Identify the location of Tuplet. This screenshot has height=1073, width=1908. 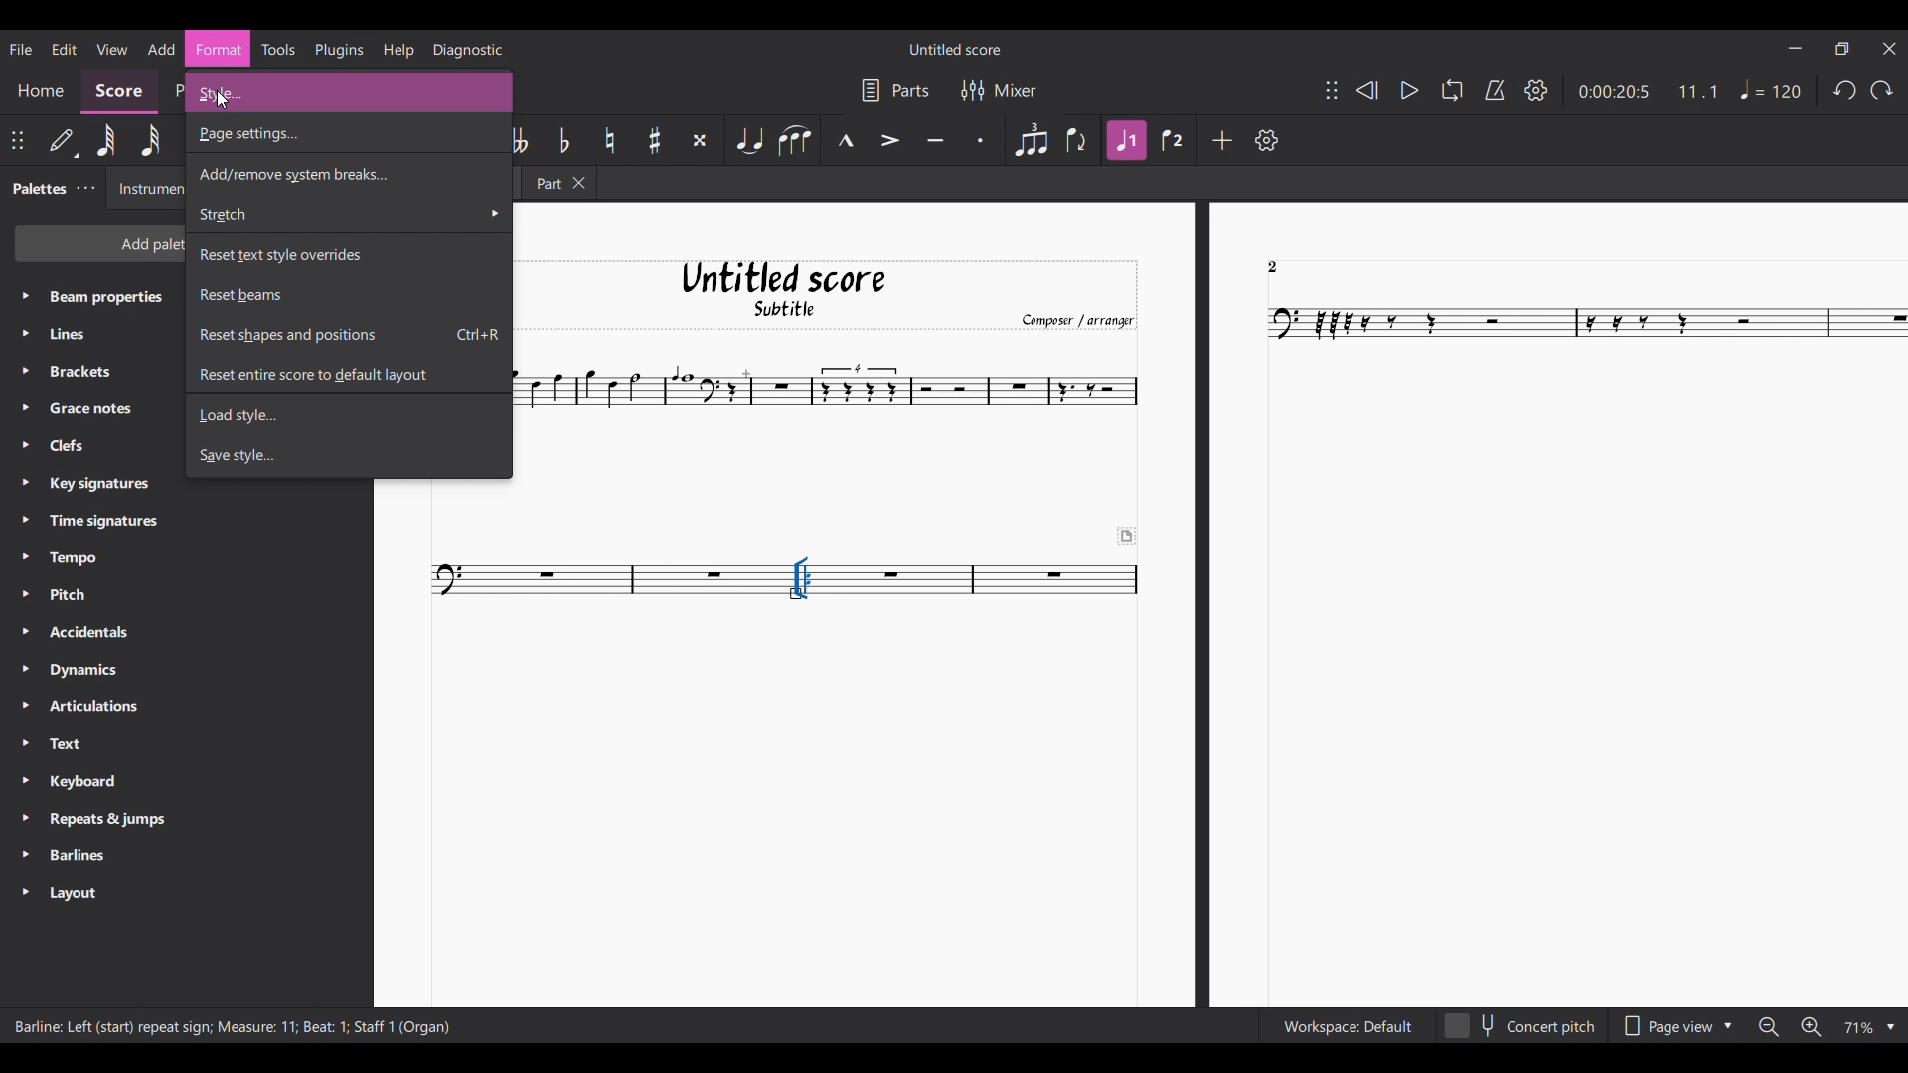
(1032, 139).